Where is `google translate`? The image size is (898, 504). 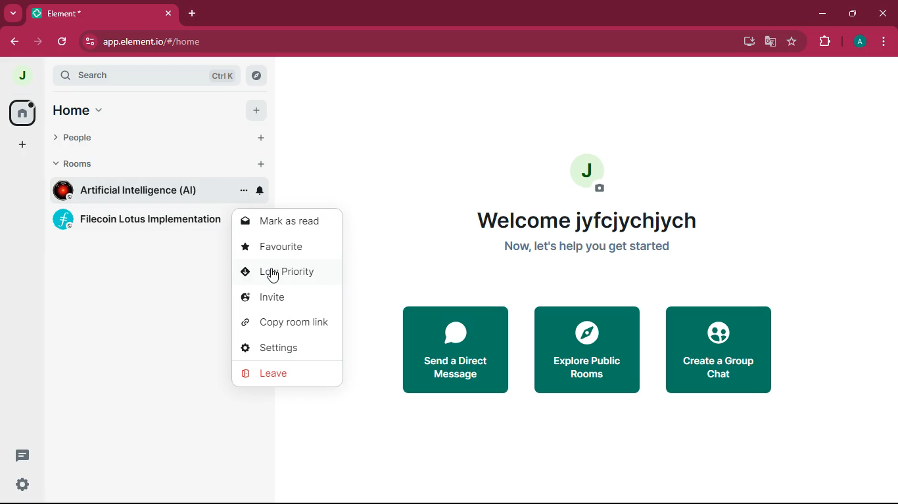
google translate is located at coordinates (769, 43).